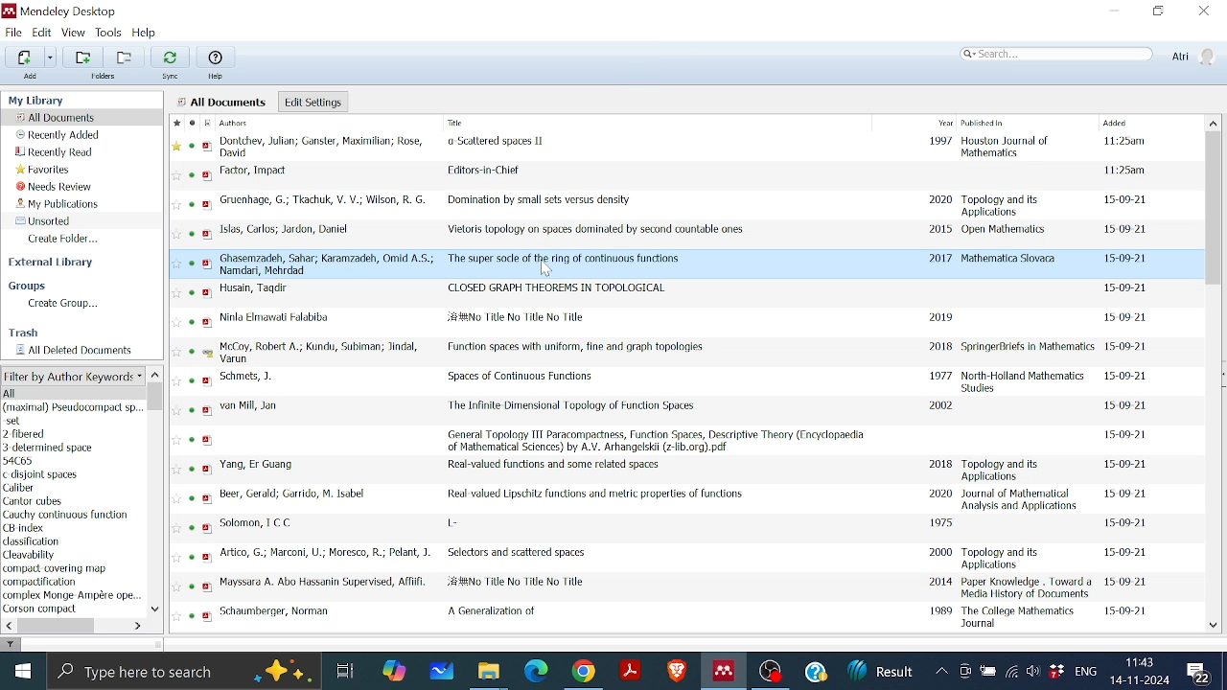 The image size is (1227, 690). What do you see at coordinates (770, 670) in the screenshot?
I see `OBS studio` at bounding box center [770, 670].